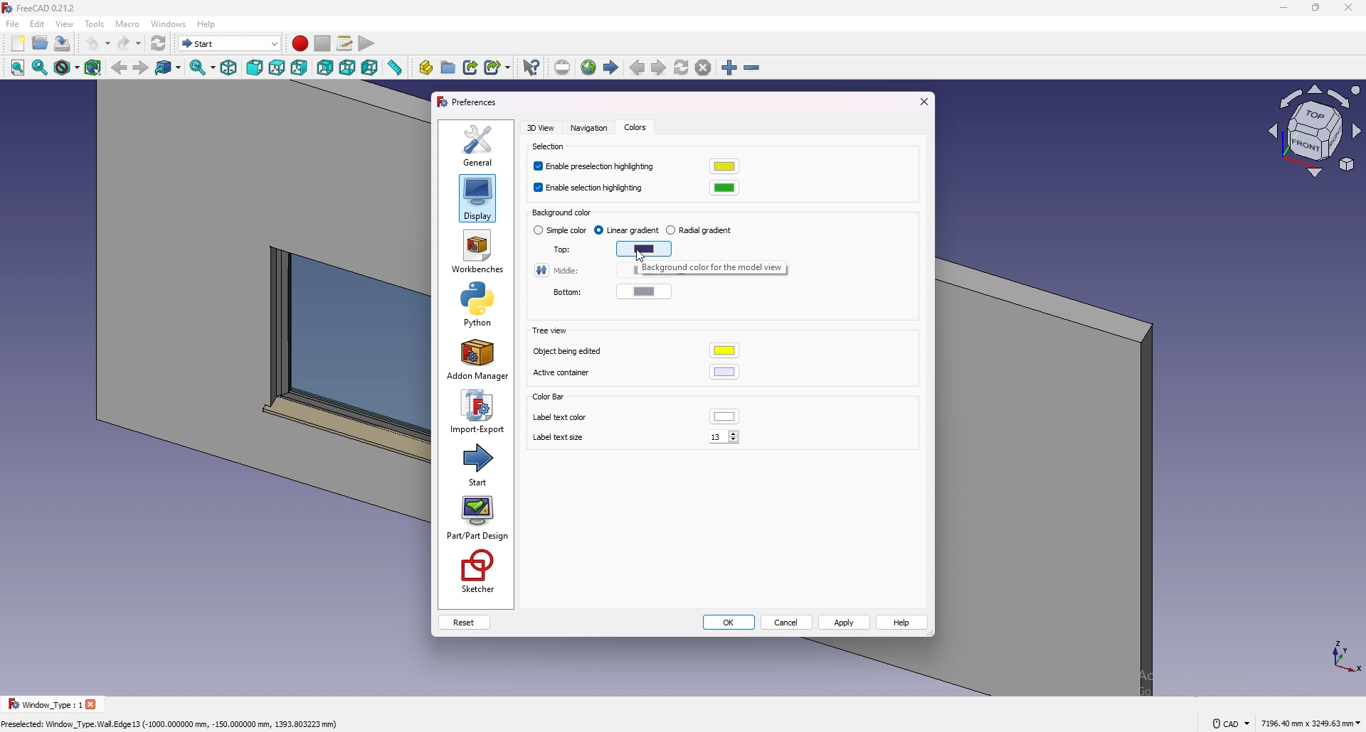 Image resolution: width=1366 pixels, height=732 pixels. Describe the element at coordinates (700, 230) in the screenshot. I see `radial gradient` at that location.